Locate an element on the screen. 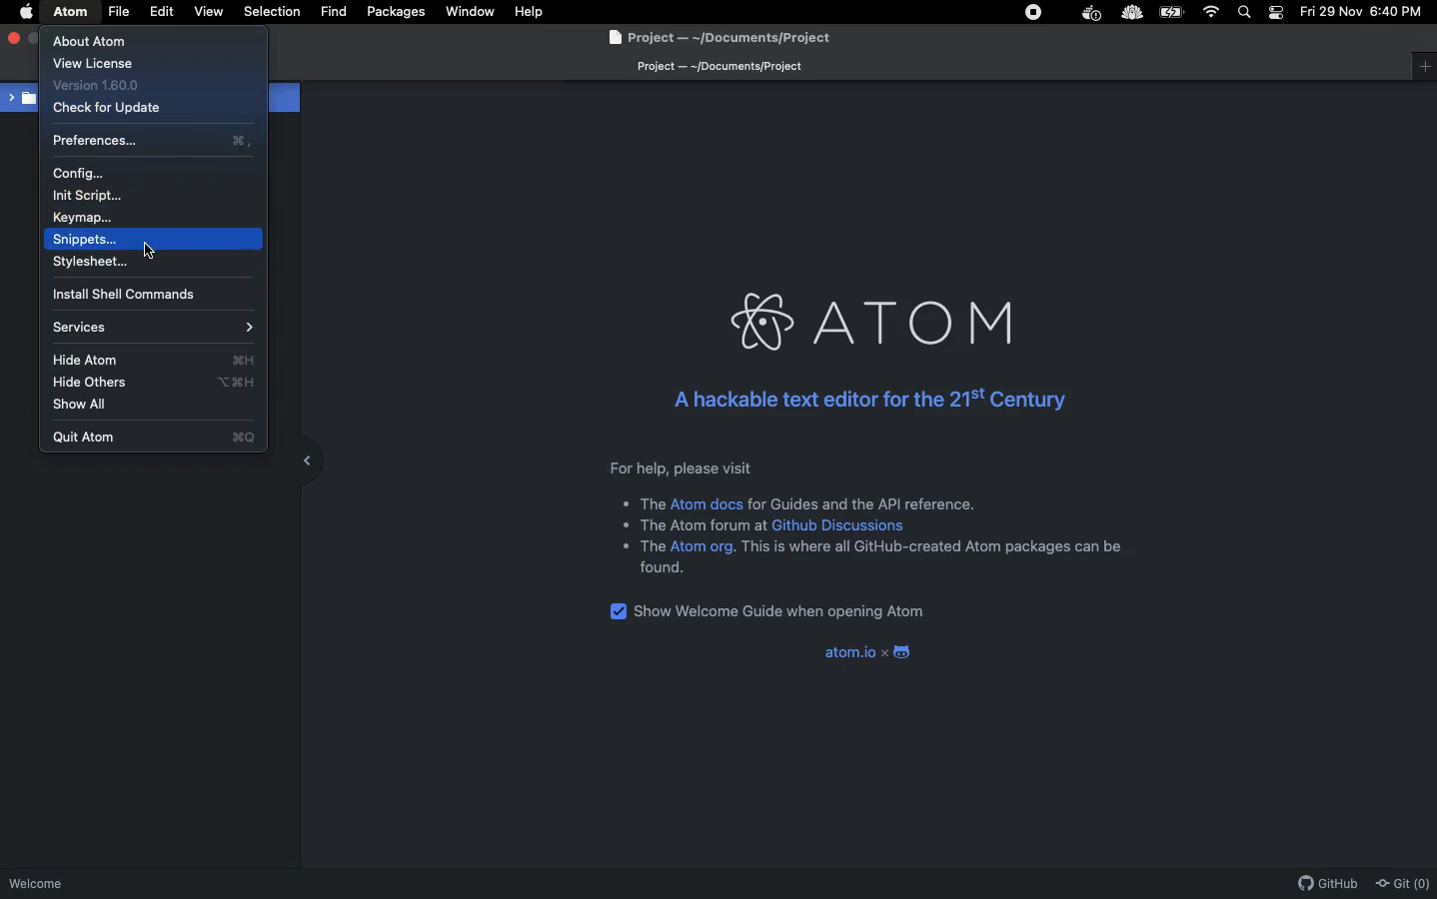 The height and width of the screenshot is (899, 1437). Show all is located at coordinates (84, 405).